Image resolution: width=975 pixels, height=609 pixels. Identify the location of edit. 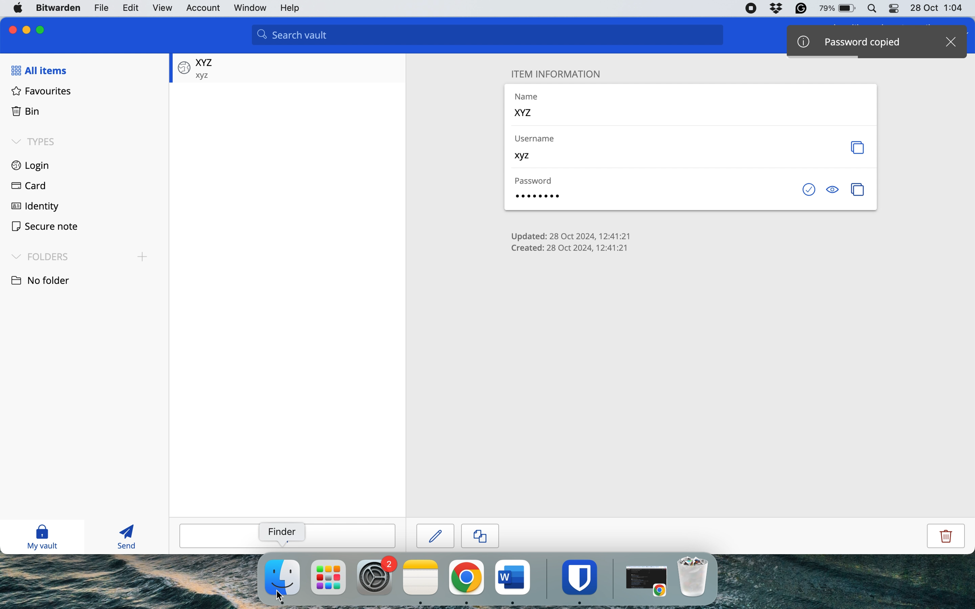
(436, 534).